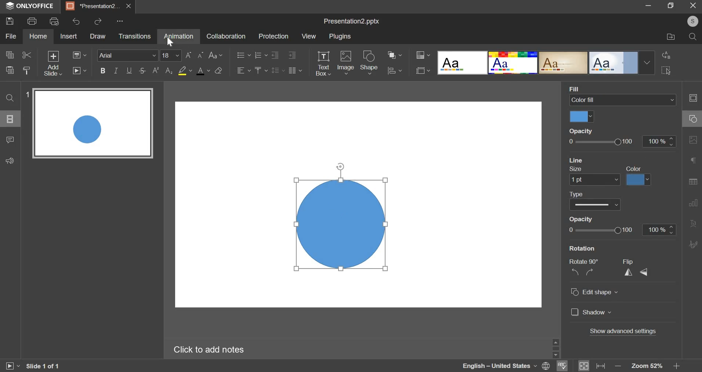 The image size is (702, 372). I want to click on print preview, so click(55, 21).